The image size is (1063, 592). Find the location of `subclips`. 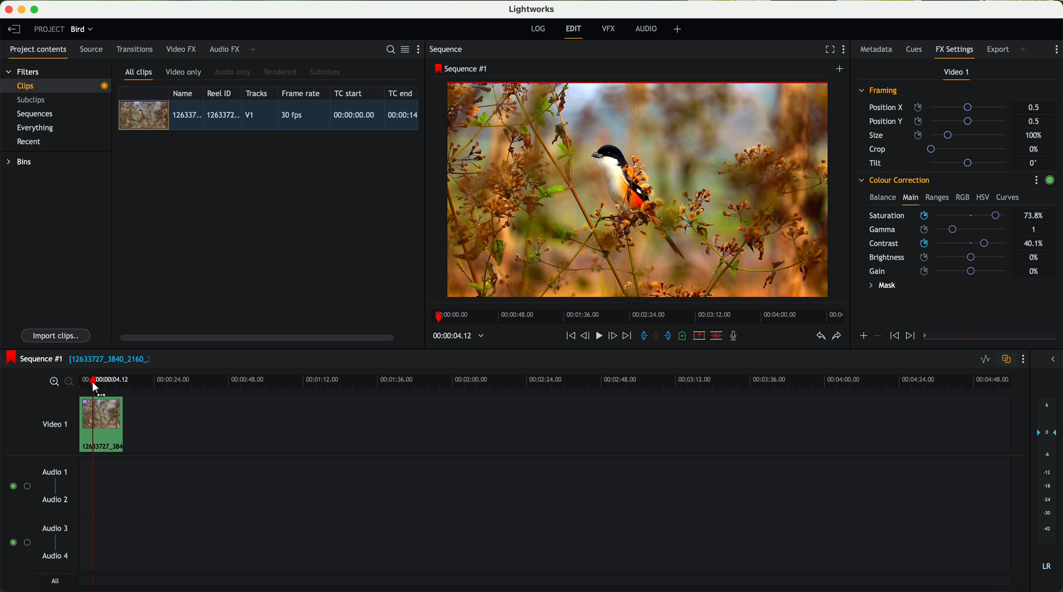

subclips is located at coordinates (33, 101).